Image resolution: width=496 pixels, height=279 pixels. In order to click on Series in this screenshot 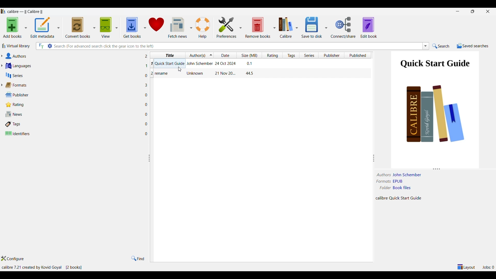, I will do `click(73, 75)`.